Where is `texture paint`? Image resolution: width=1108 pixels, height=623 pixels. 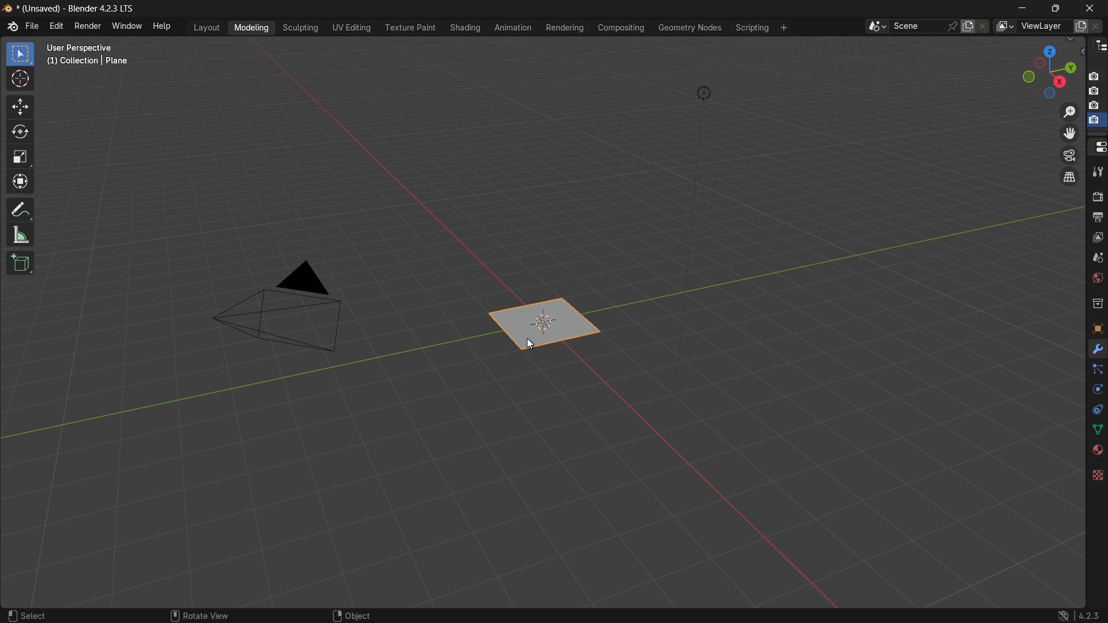
texture paint is located at coordinates (410, 28).